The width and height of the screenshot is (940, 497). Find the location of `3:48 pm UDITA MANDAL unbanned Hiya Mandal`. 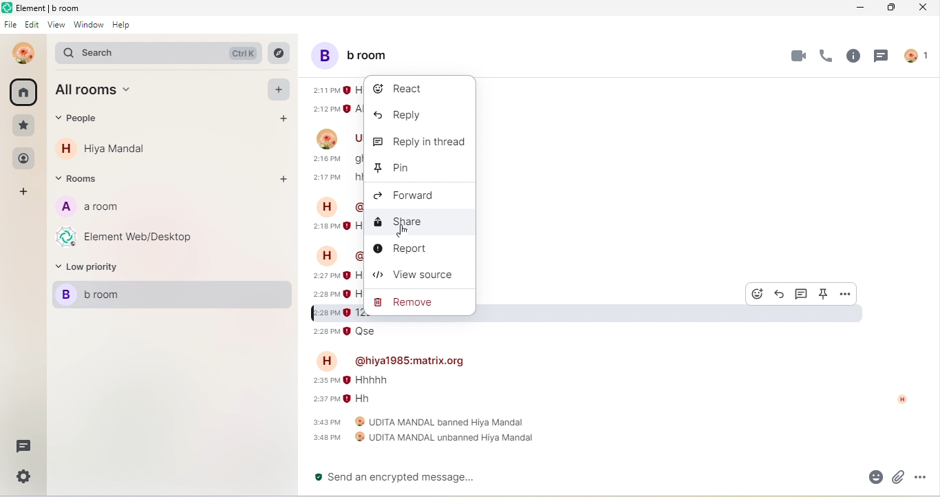

3:48 pm UDITA MANDAL unbanned Hiya Mandal is located at coordinates (423, 438).